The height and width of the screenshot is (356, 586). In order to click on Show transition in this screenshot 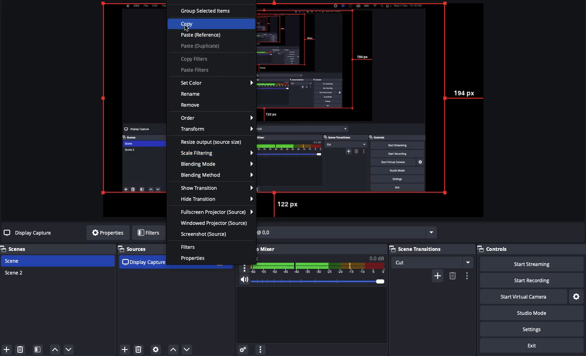, I will do `click(218, 189)`.